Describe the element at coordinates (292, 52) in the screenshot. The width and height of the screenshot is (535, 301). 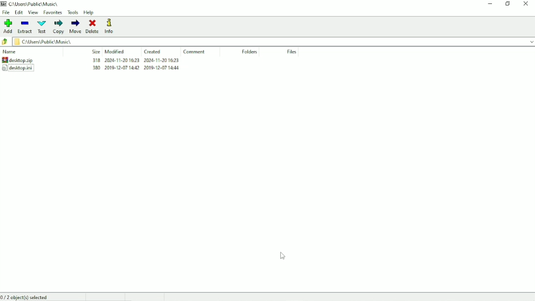
I see `Files` at that location.